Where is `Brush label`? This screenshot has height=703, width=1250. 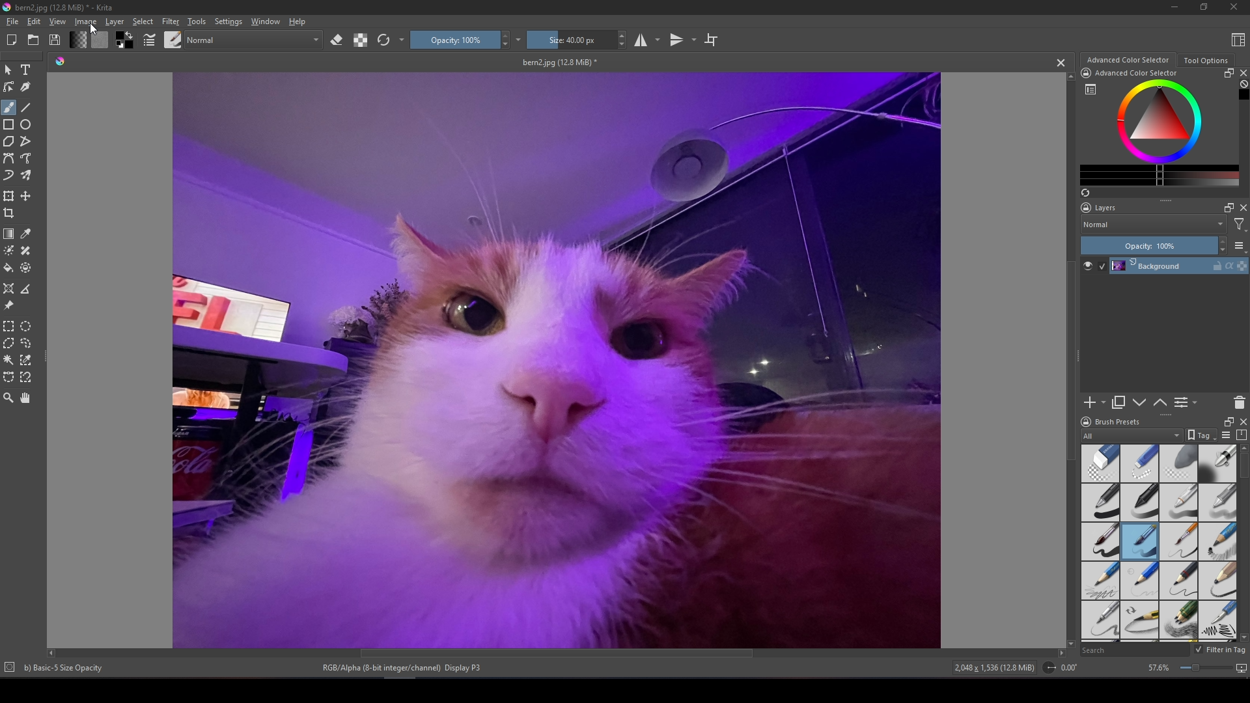 Brush label is located at coordinates (1110, 420).